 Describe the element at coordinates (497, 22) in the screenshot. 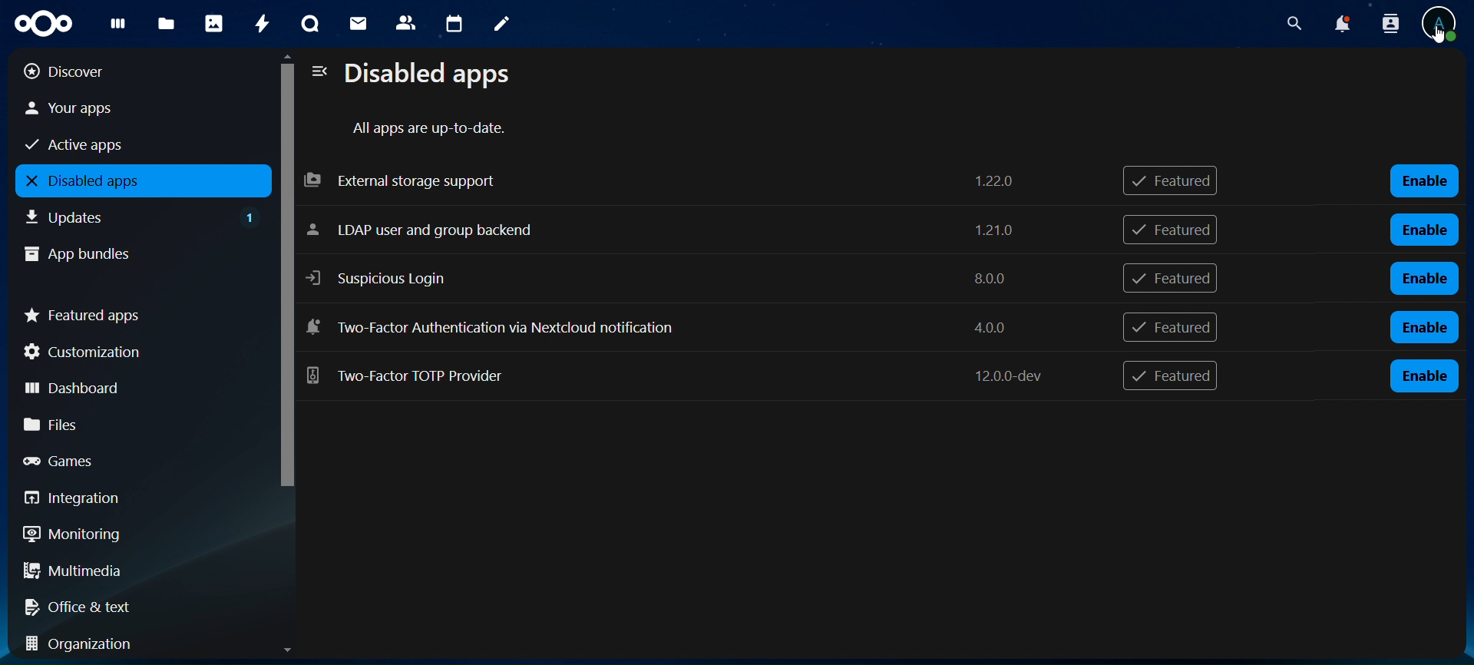

I see `notes` at that location.